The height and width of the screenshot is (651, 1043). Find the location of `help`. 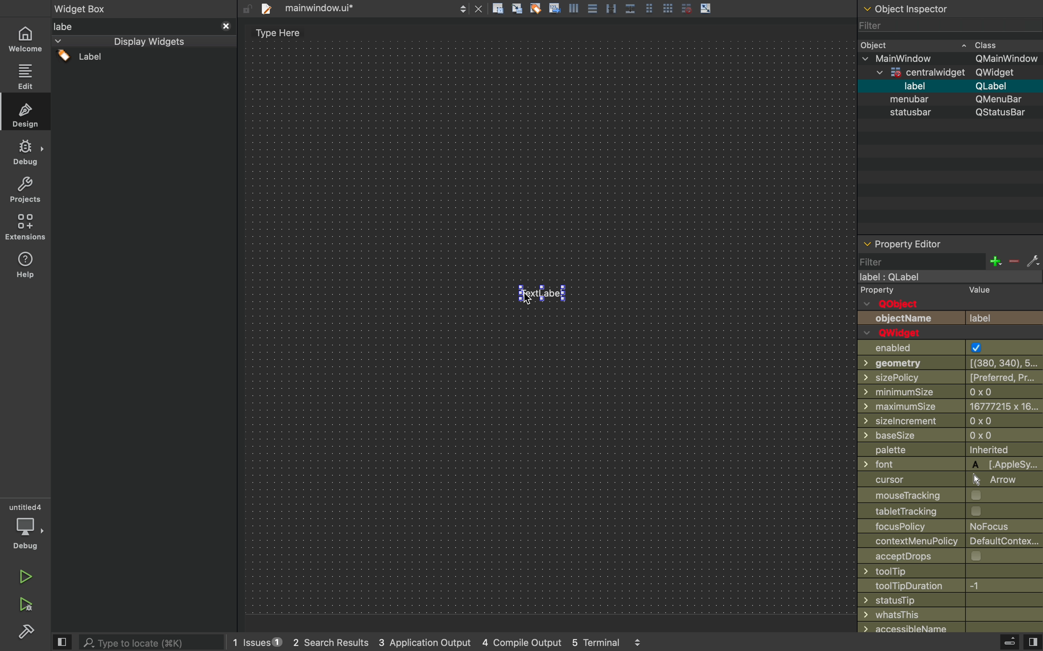

help is located at coordinates (26, 267).